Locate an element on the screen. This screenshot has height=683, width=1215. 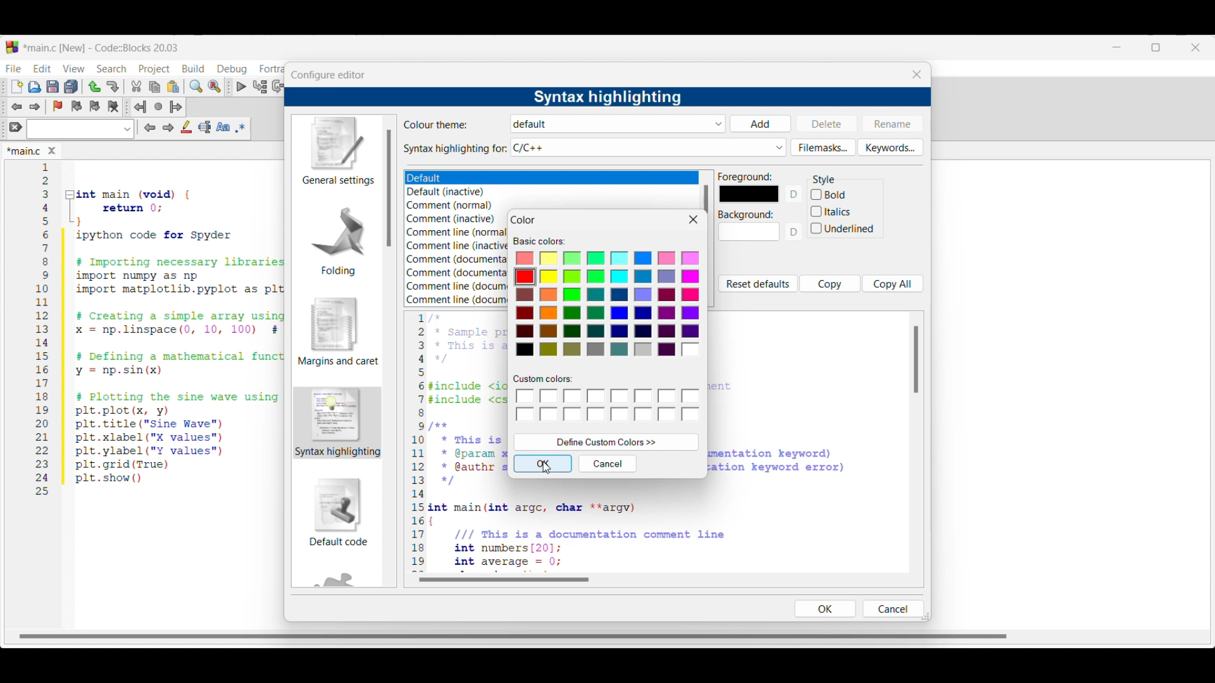
Cancel is located at coordinates (608, 464).